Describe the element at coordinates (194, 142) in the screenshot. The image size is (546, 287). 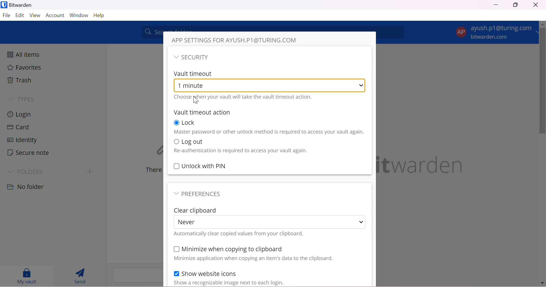
I see `Log out` at that location.